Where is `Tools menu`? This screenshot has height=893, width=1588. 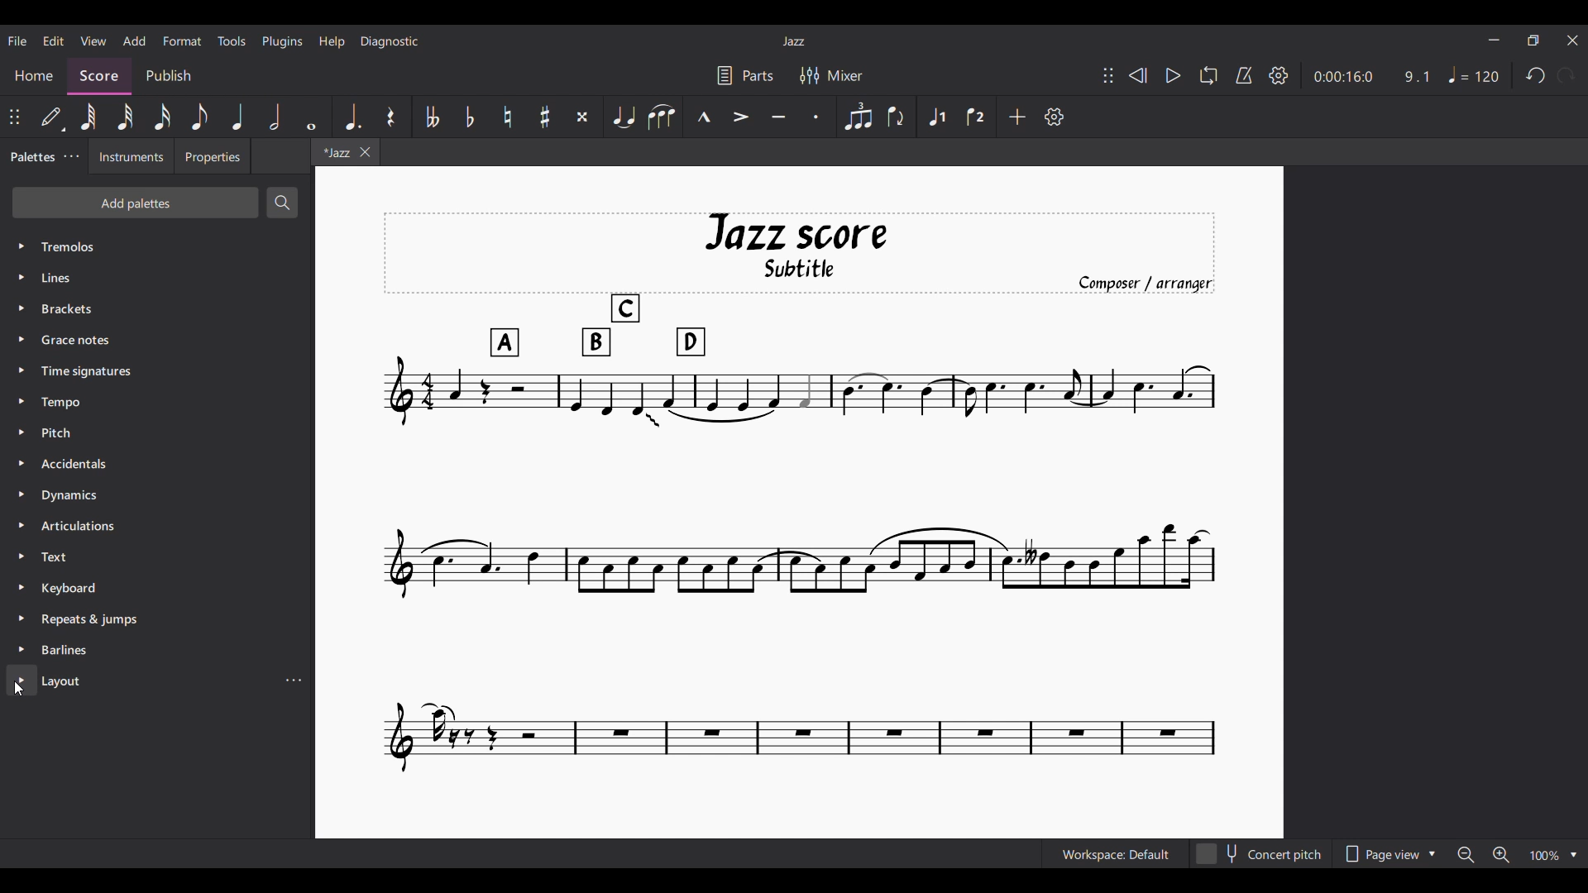 Tools menu is located at coordinates (232, 41).